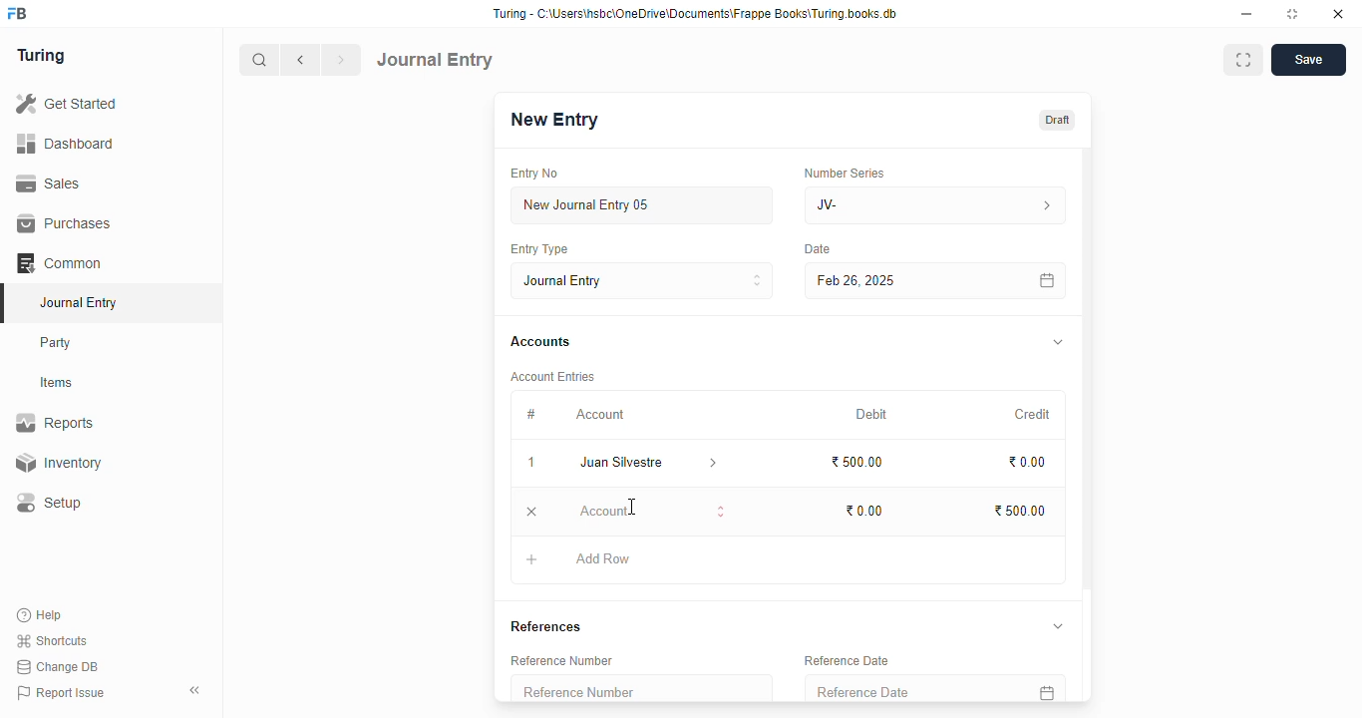 This screenshot has width=1362, height=718. I want to click on Turing - C:\Users\hsbc\OneDrive\Documents\Frappe Books\Turing books.db, so click(694, 14).